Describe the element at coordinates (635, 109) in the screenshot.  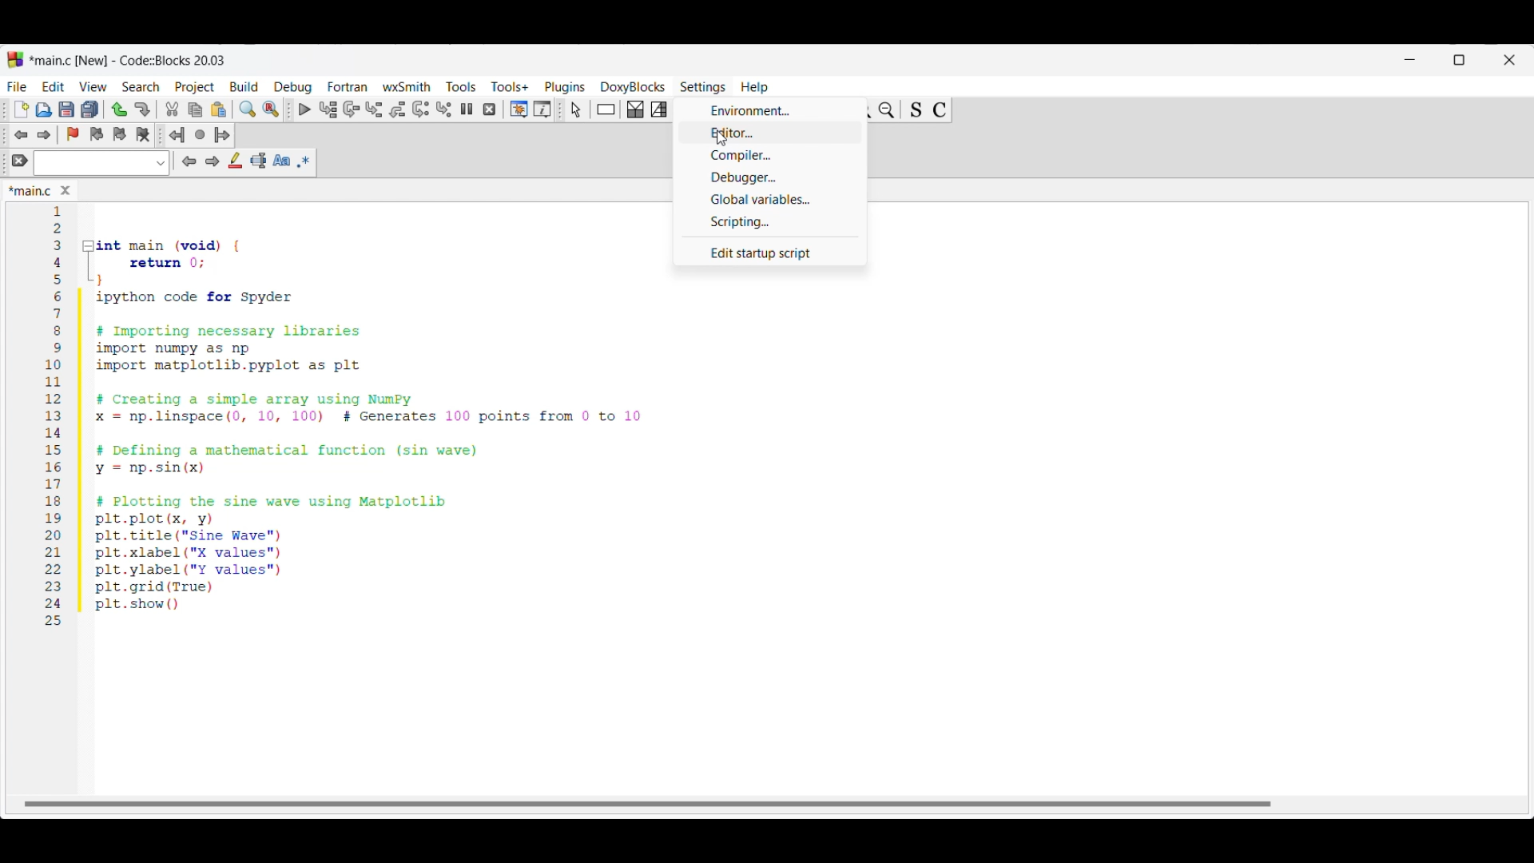
I see `Decision` at that location.